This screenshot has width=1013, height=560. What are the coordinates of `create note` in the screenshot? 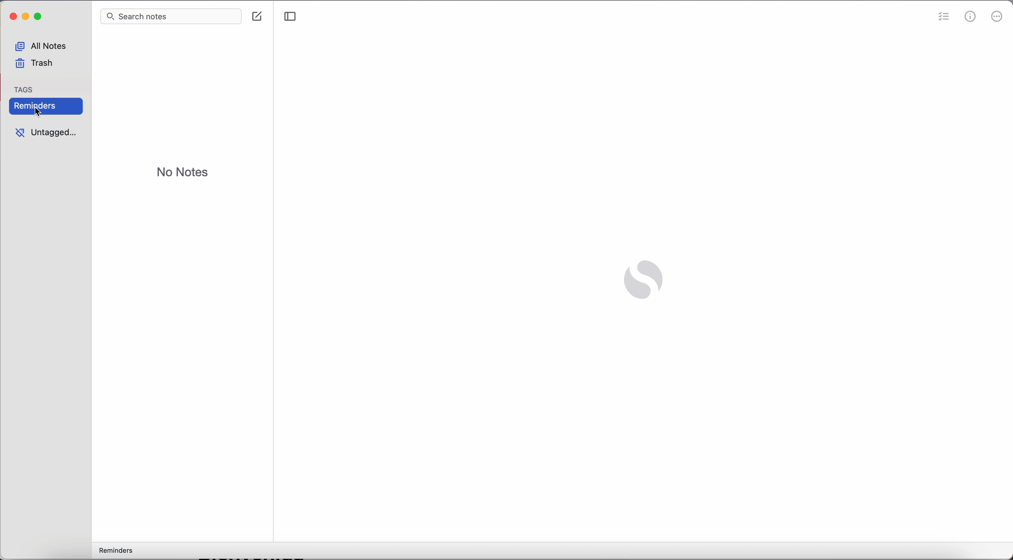 It's located at (258, 17).